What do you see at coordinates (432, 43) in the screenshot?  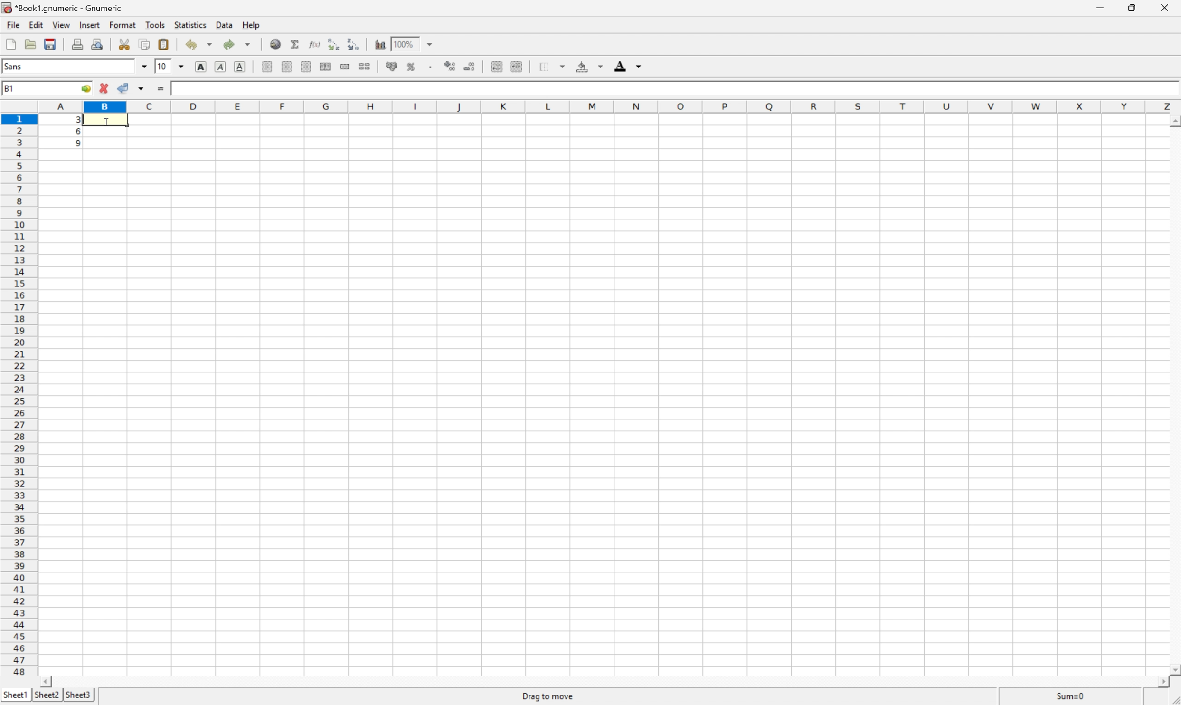 I see `Drop Down` at bounding box center [432, 43].